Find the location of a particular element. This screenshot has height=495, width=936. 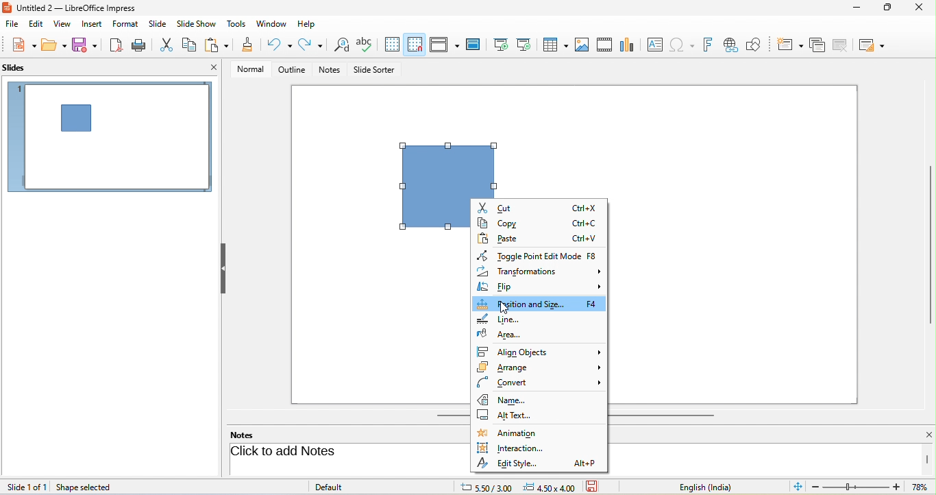

fit slide to current window is located at coordinates (799, 487).